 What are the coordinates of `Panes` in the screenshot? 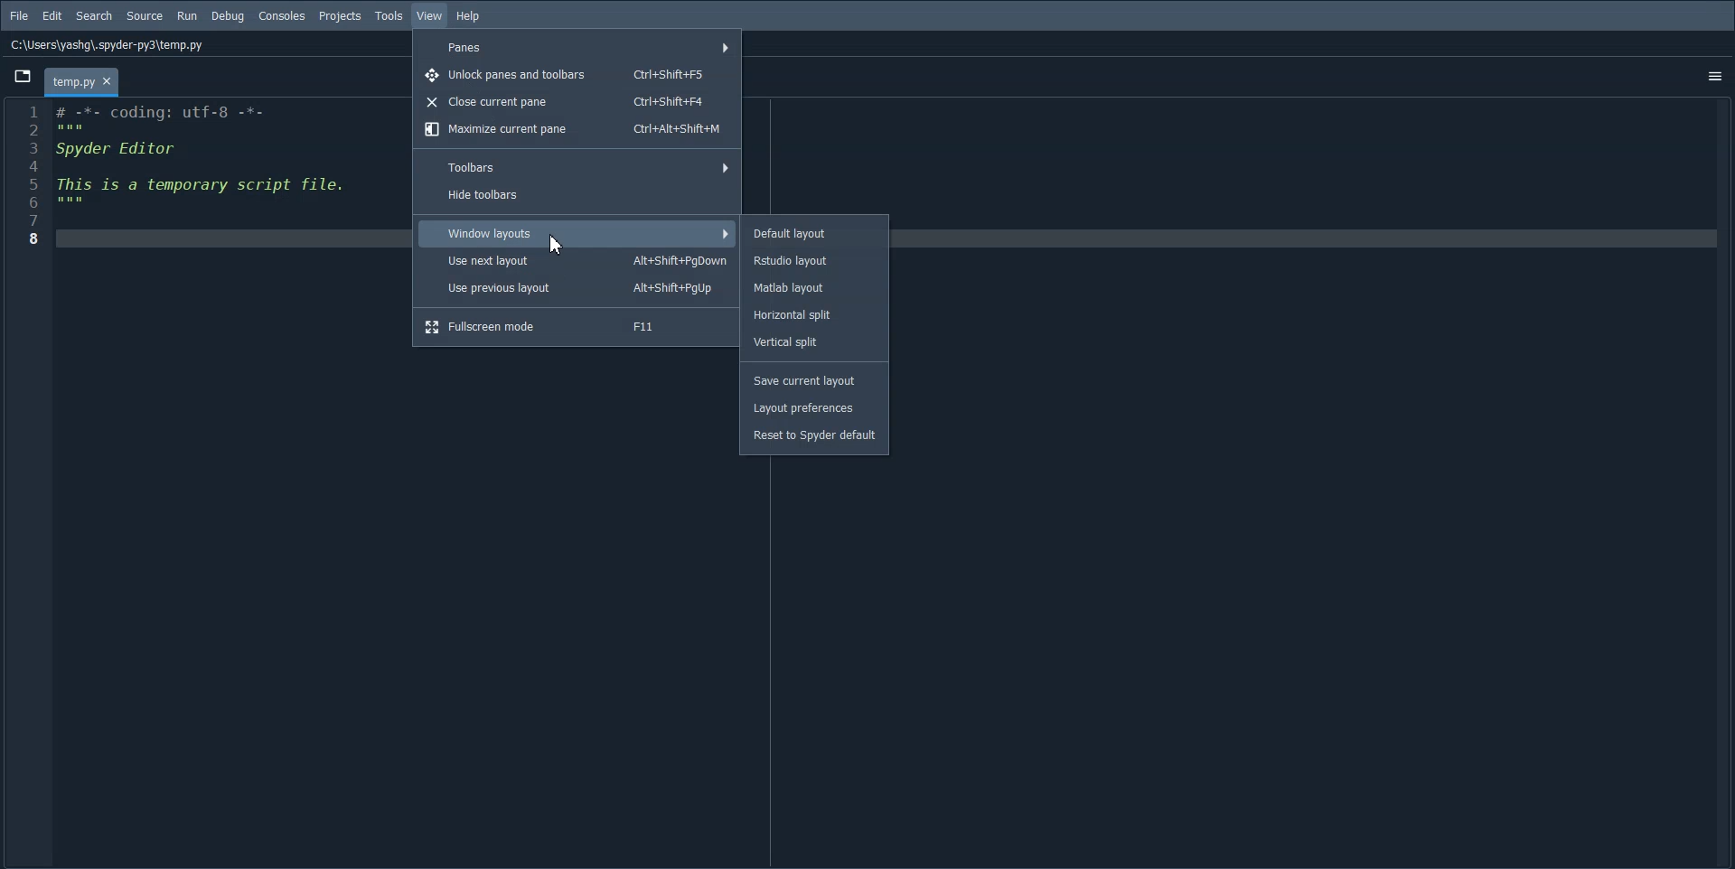 It's located at (578, 45).